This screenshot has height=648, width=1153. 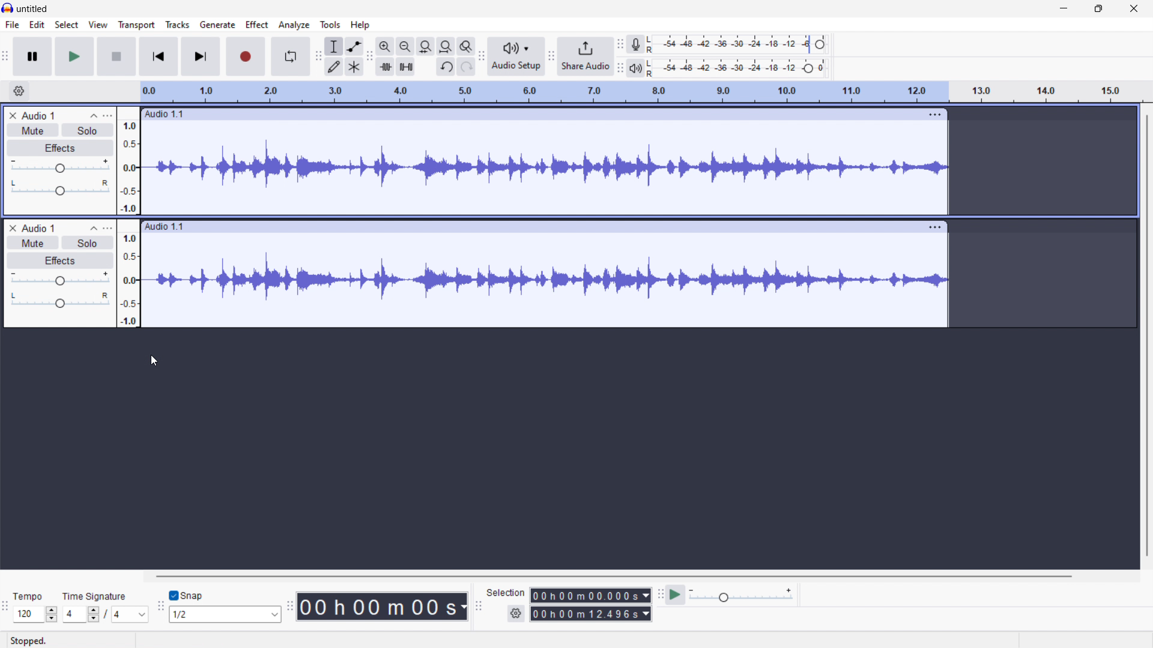 I want to click on mono tracks created, so click(x=546, y=169).